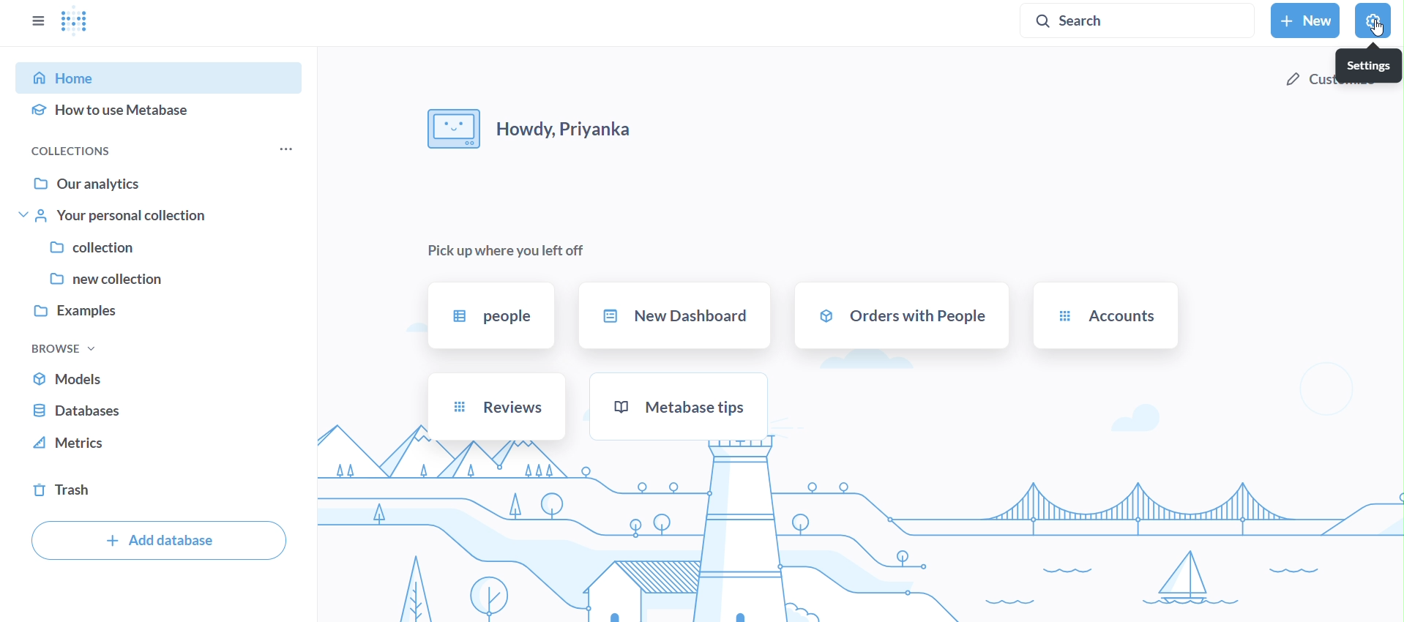 The image size is (1404, 622). I want to click on metrics, so click(160, 444).